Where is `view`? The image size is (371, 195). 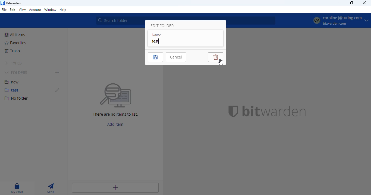
view is located at coordinates (22, 10).